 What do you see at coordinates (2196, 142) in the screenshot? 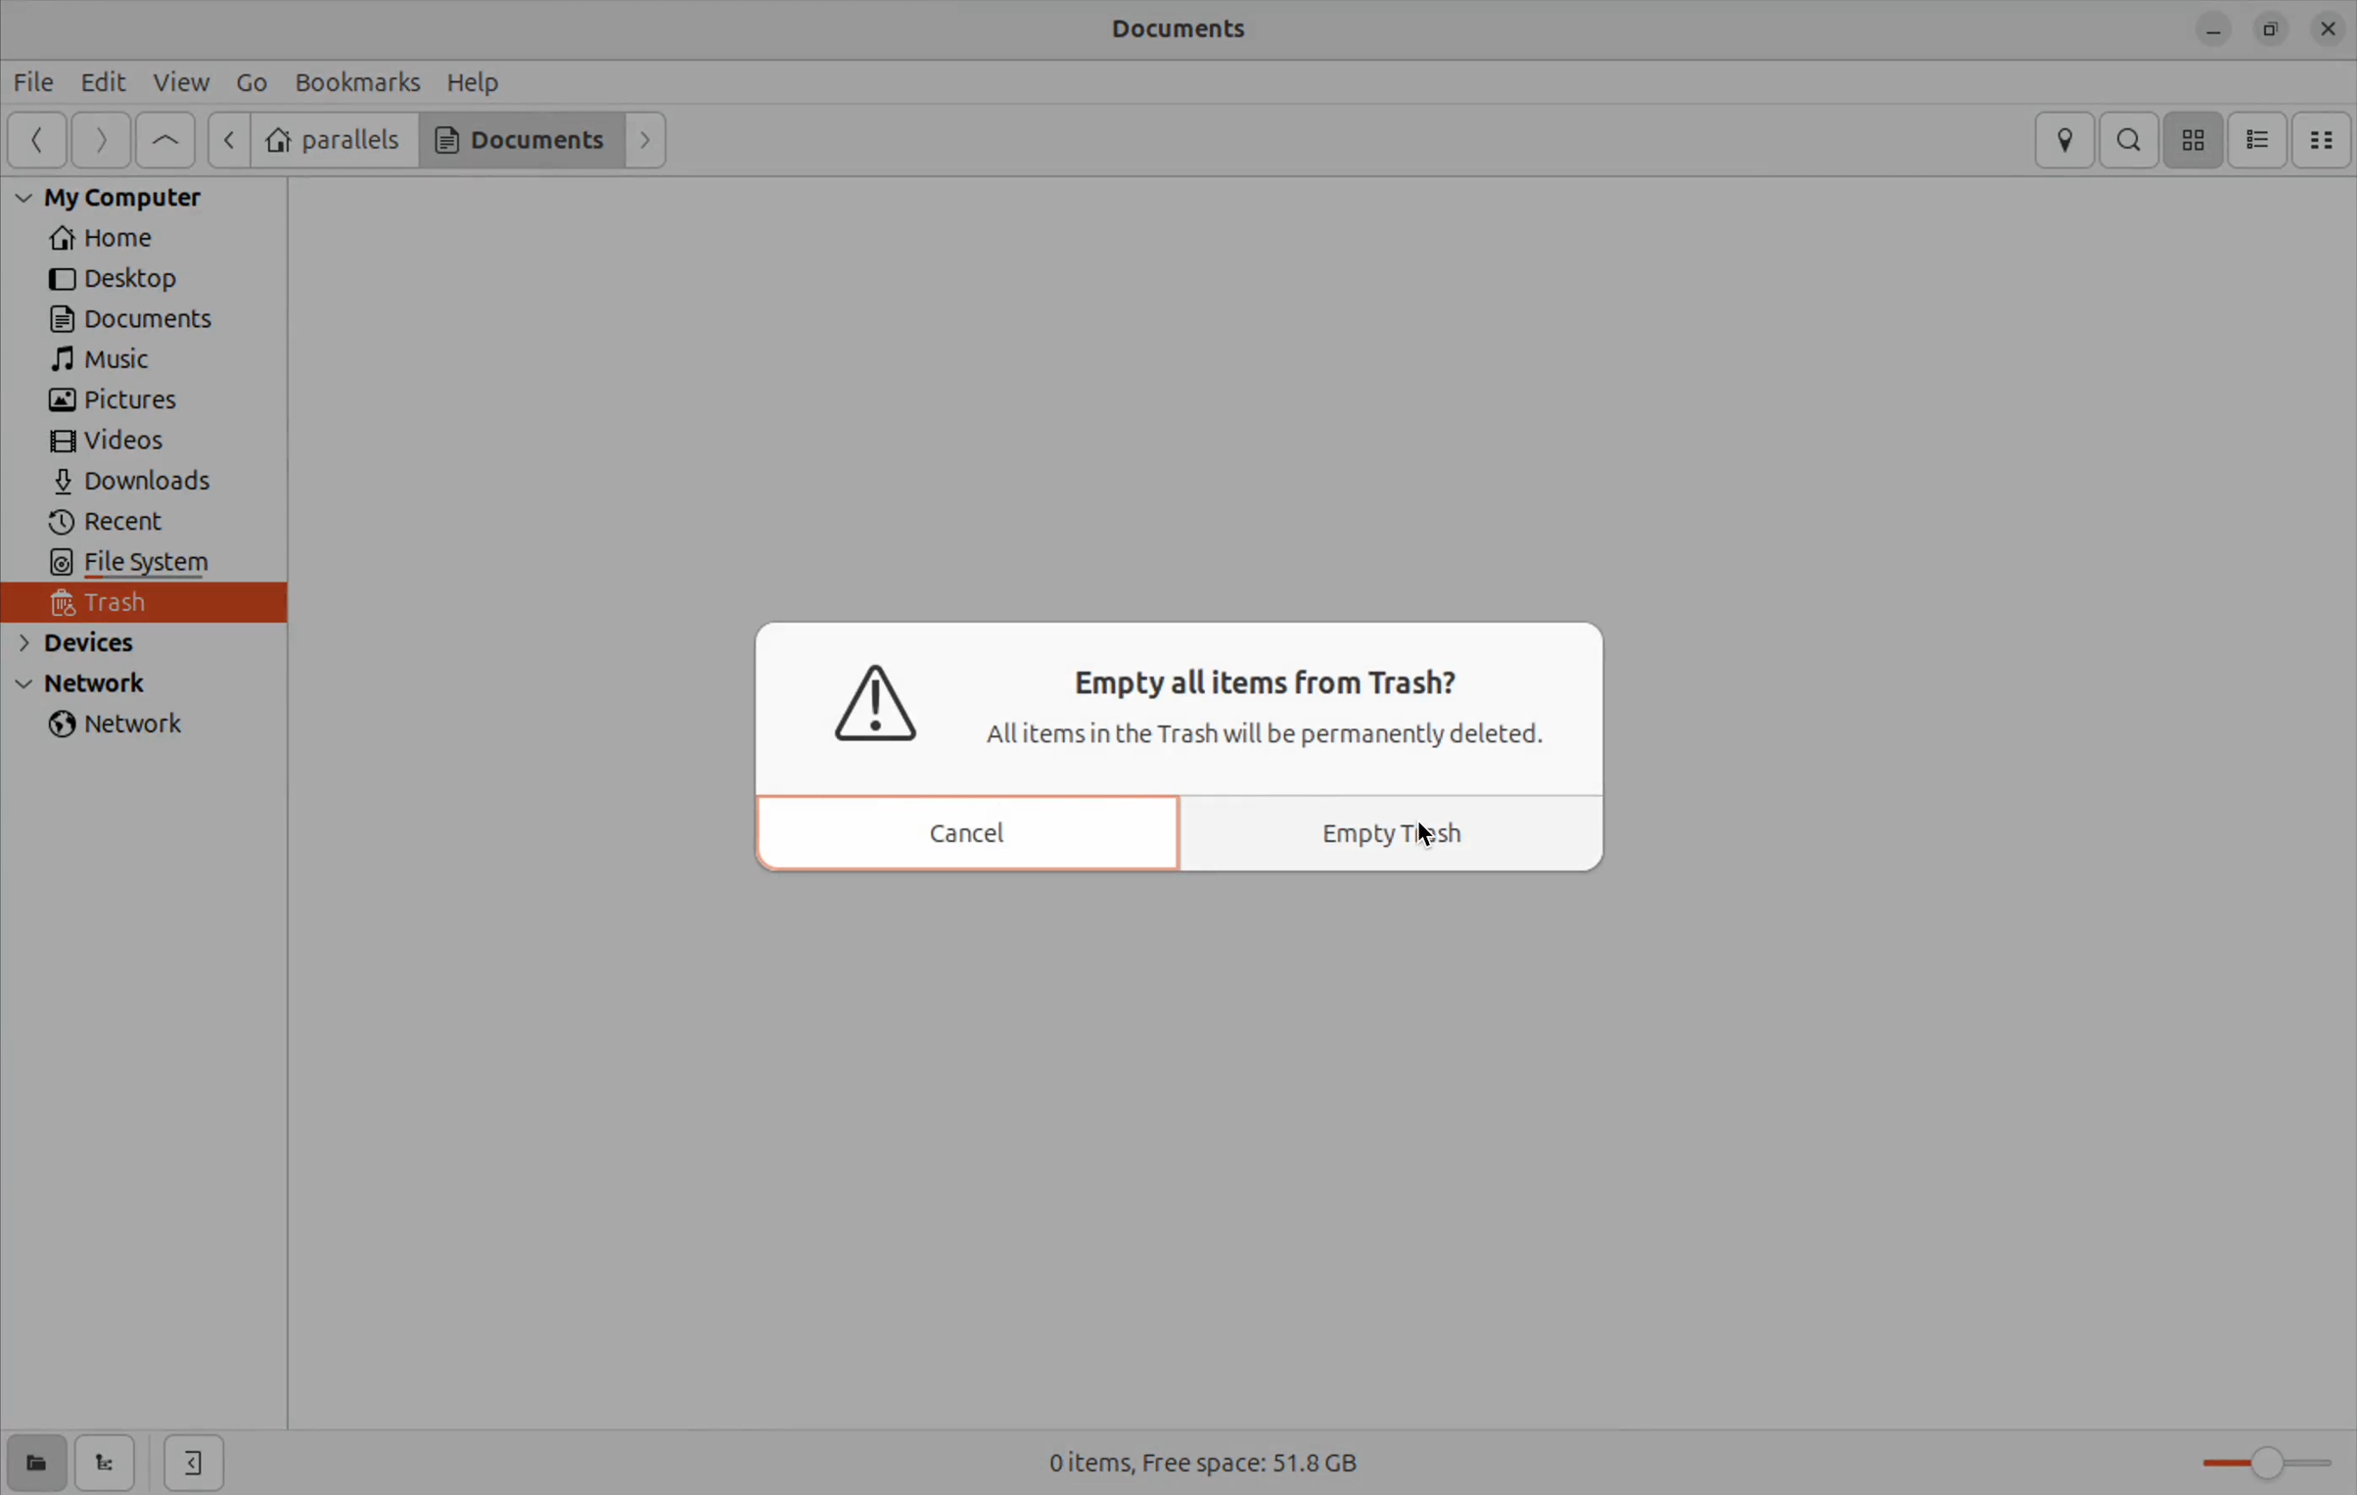
I see `icon view` at bounding box center [2196, 142].